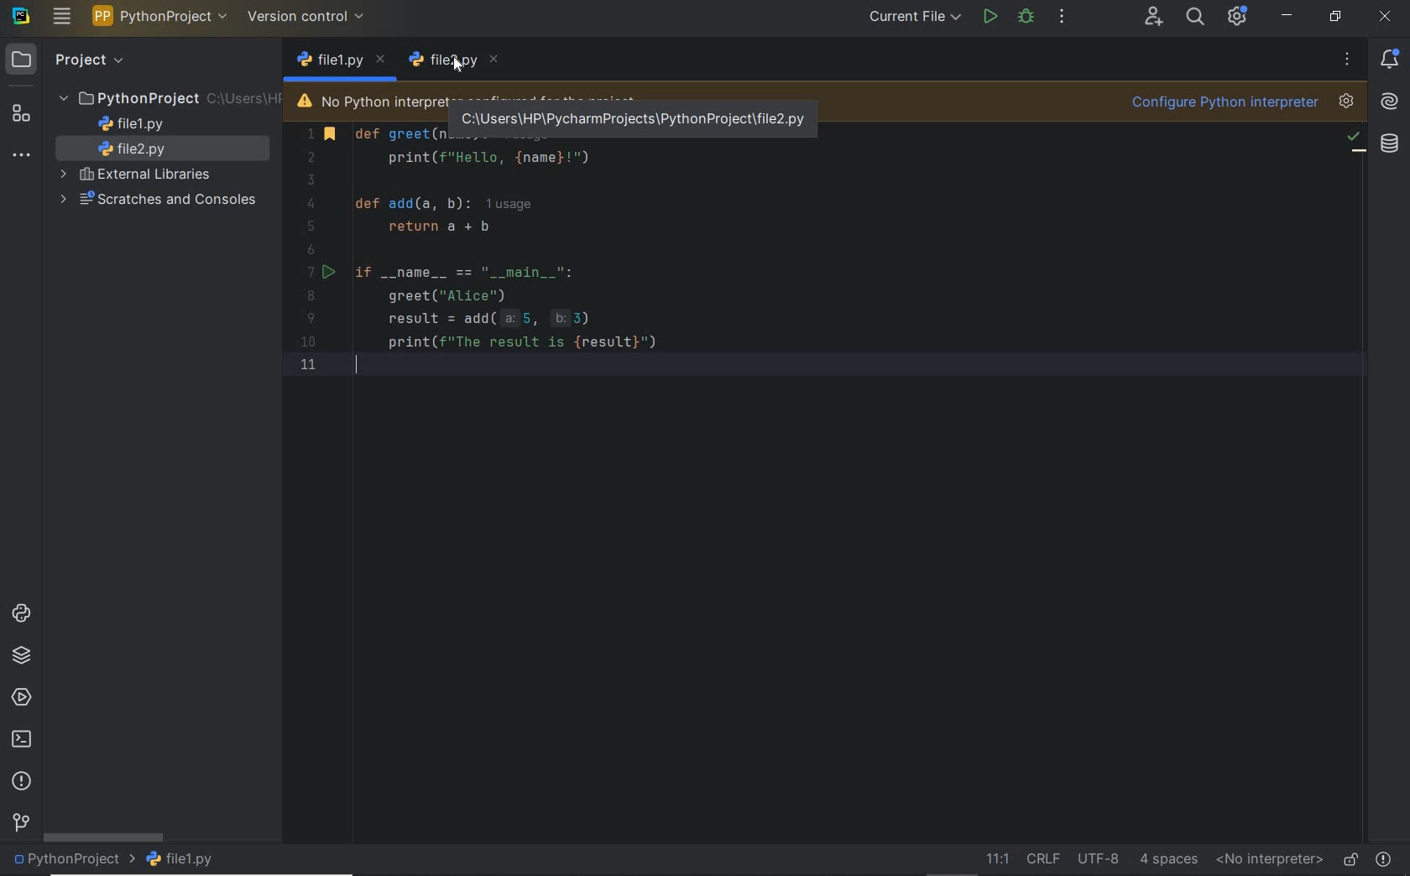  Describe the element at coordinates (1099, 858) in the screenshot. I see `file encoding` at that location.